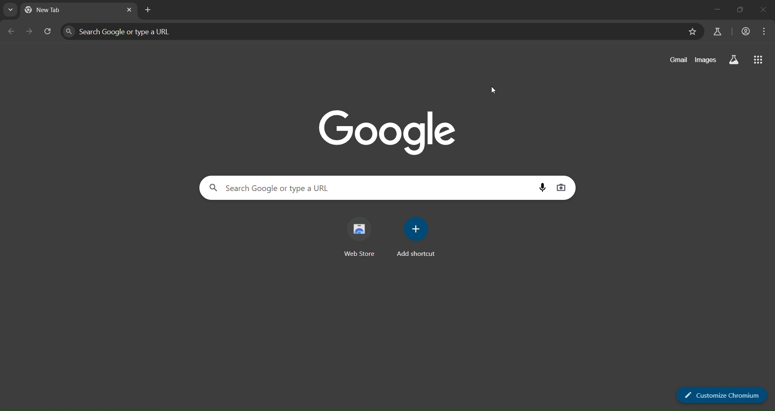 Image resolution: width=775 pixels, height=411 pixels. What do you see at coordinates (11, 9) in the screenshot?
I see `search tabs` at bounding box center [11, 9].